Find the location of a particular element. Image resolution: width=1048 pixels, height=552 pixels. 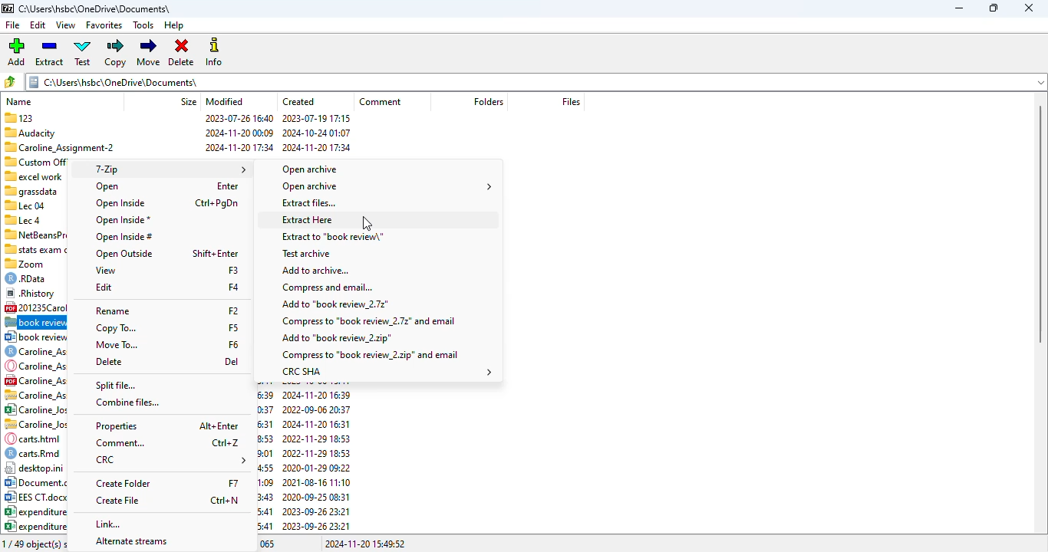

shortcut for open is located at coordinates (226, 186).